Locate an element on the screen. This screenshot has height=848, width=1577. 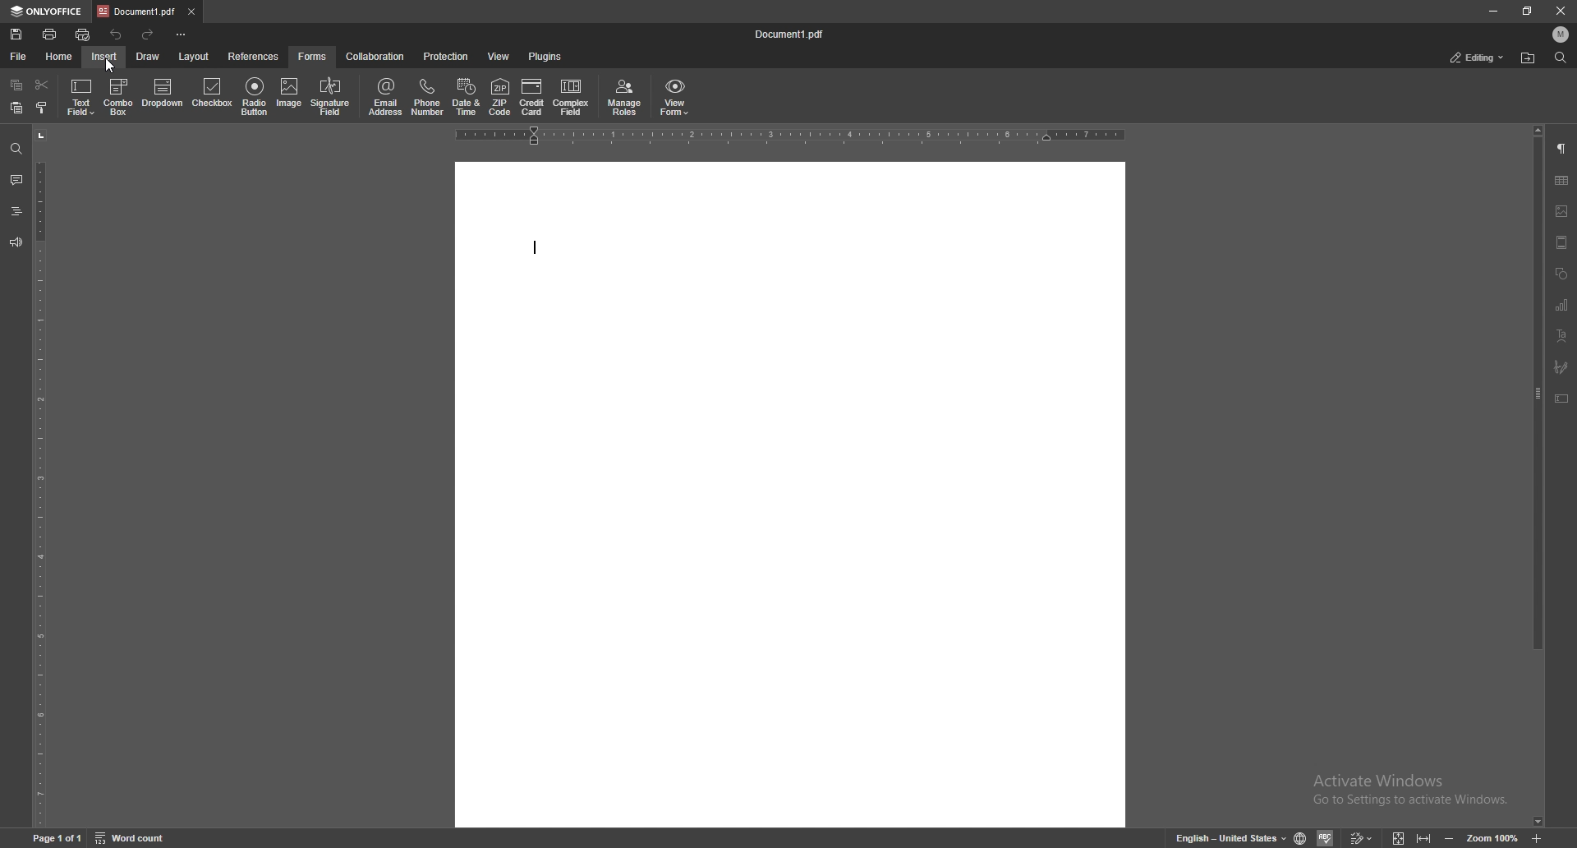
signature field is located at coordinates (1561, 366).